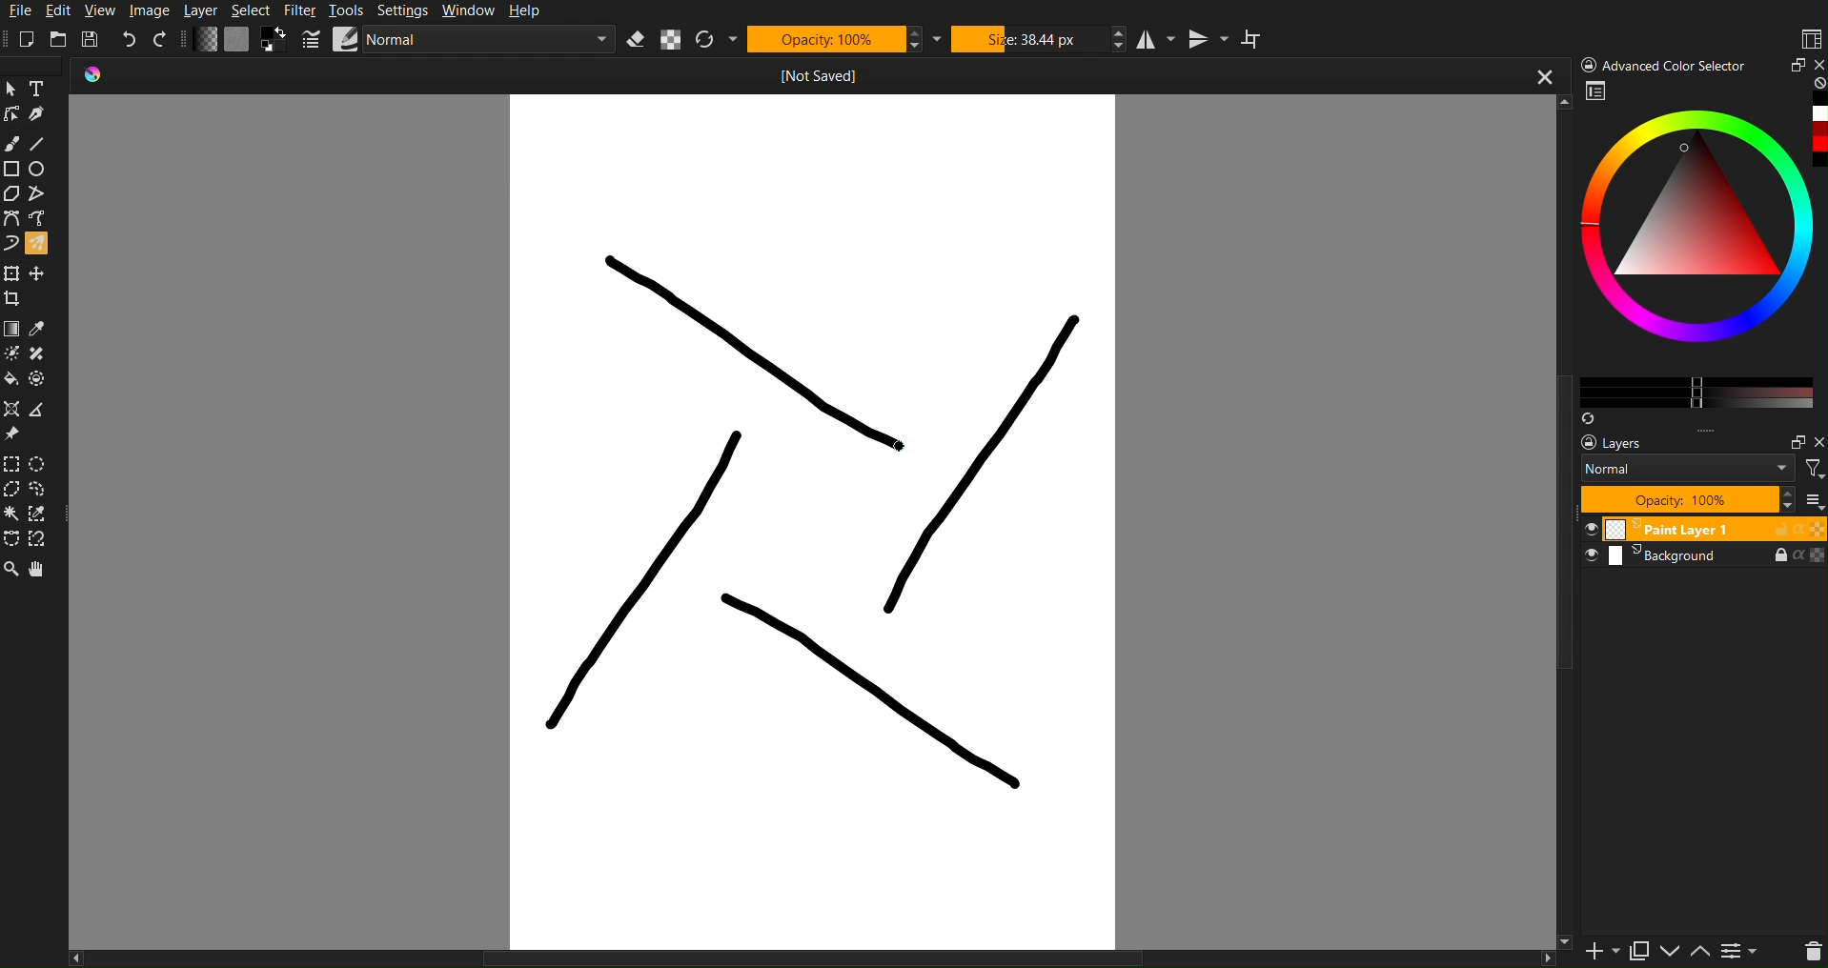  Describe the element at coordinates (1256, 41) in the screenshot. I see `Wrap Around Mode` at that location.